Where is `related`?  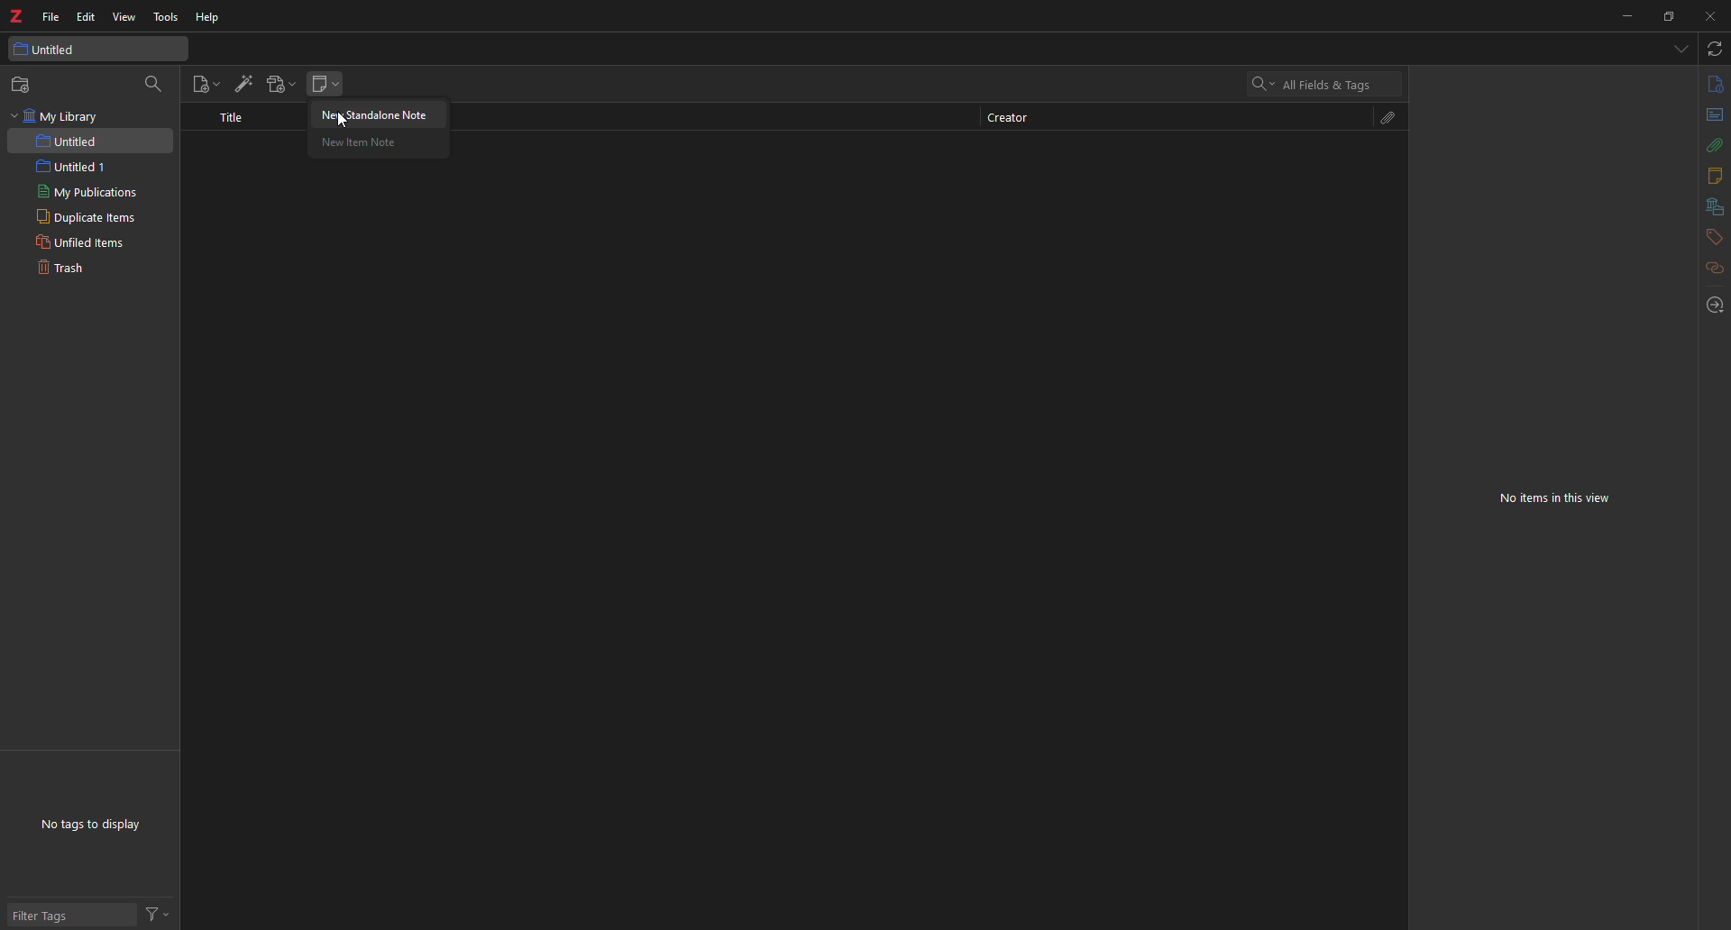
related is located at coordinates (1706, 269).